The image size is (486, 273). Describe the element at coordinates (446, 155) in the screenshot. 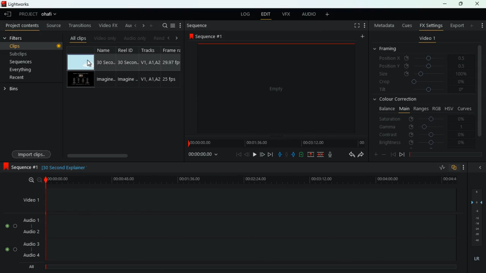

I see `time frame` at that location.